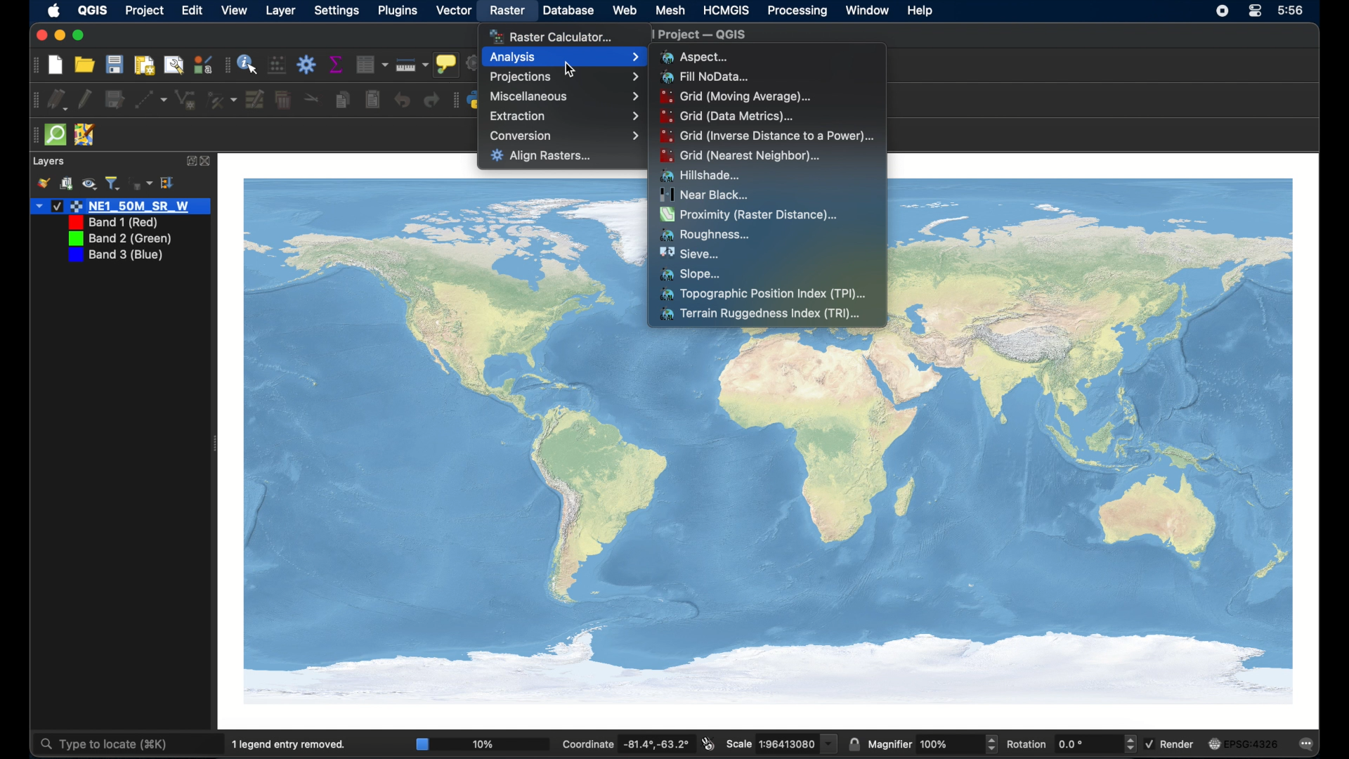 Image resolution: width=1349 pixels, height=759 pixels. Describe the element at coordinates (854, 745) in the screenshot. I see `lock scale` at that location.